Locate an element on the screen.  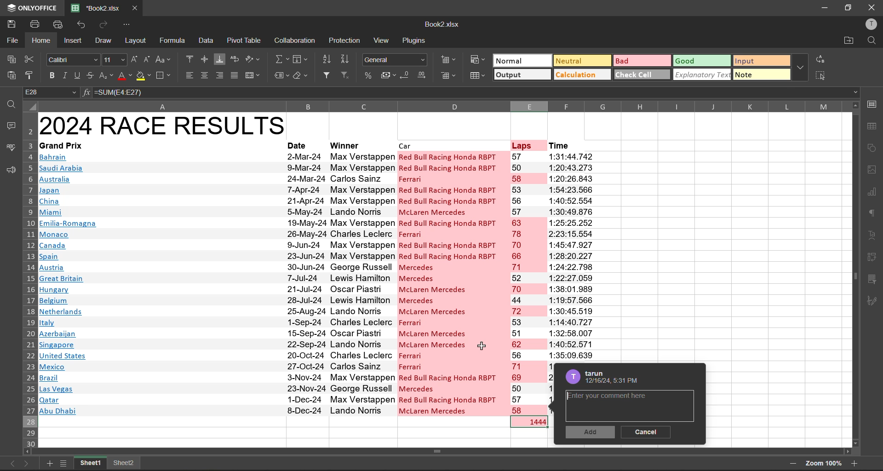
align center is located at coordinates (207, 75).